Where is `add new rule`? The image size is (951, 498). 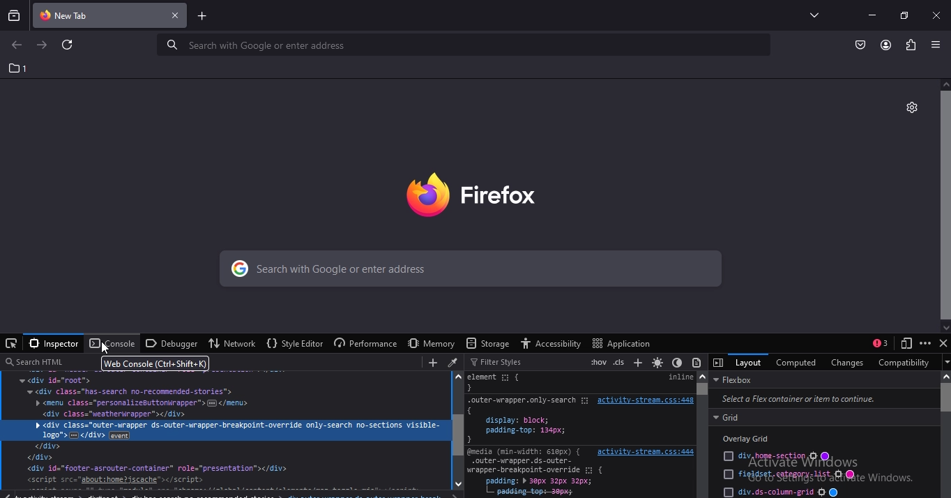 add new rule is located at coordinates (639, 363).